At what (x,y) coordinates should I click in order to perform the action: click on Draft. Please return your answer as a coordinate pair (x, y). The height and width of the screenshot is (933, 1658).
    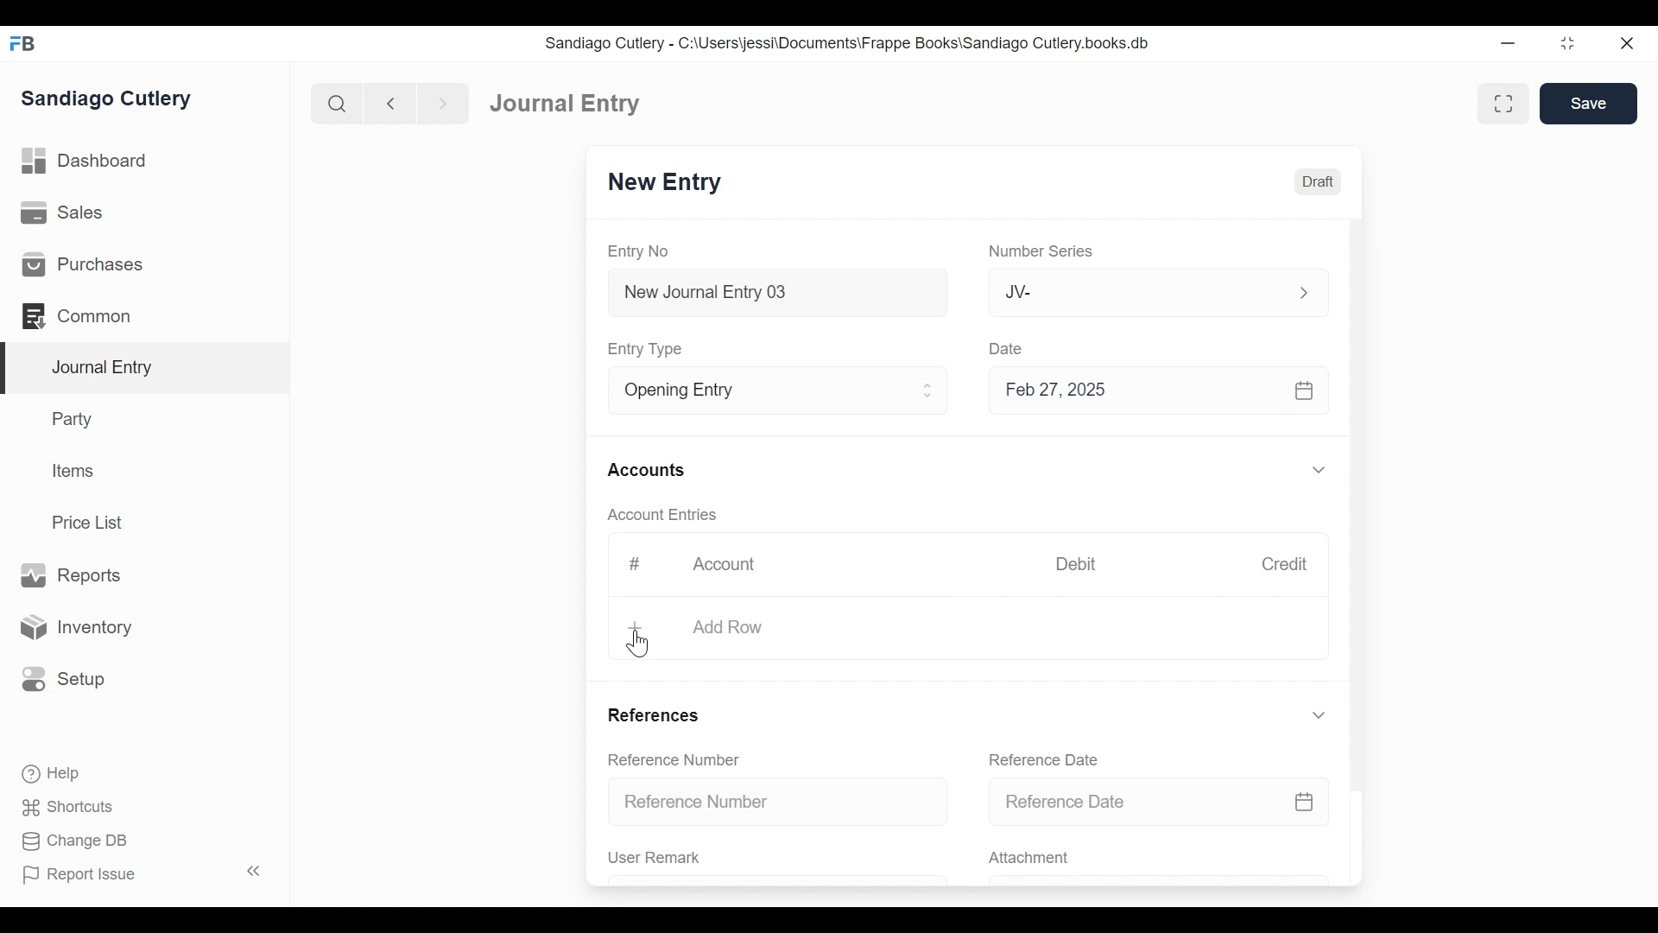
    Looking at the image, I should click on (1316, 183).